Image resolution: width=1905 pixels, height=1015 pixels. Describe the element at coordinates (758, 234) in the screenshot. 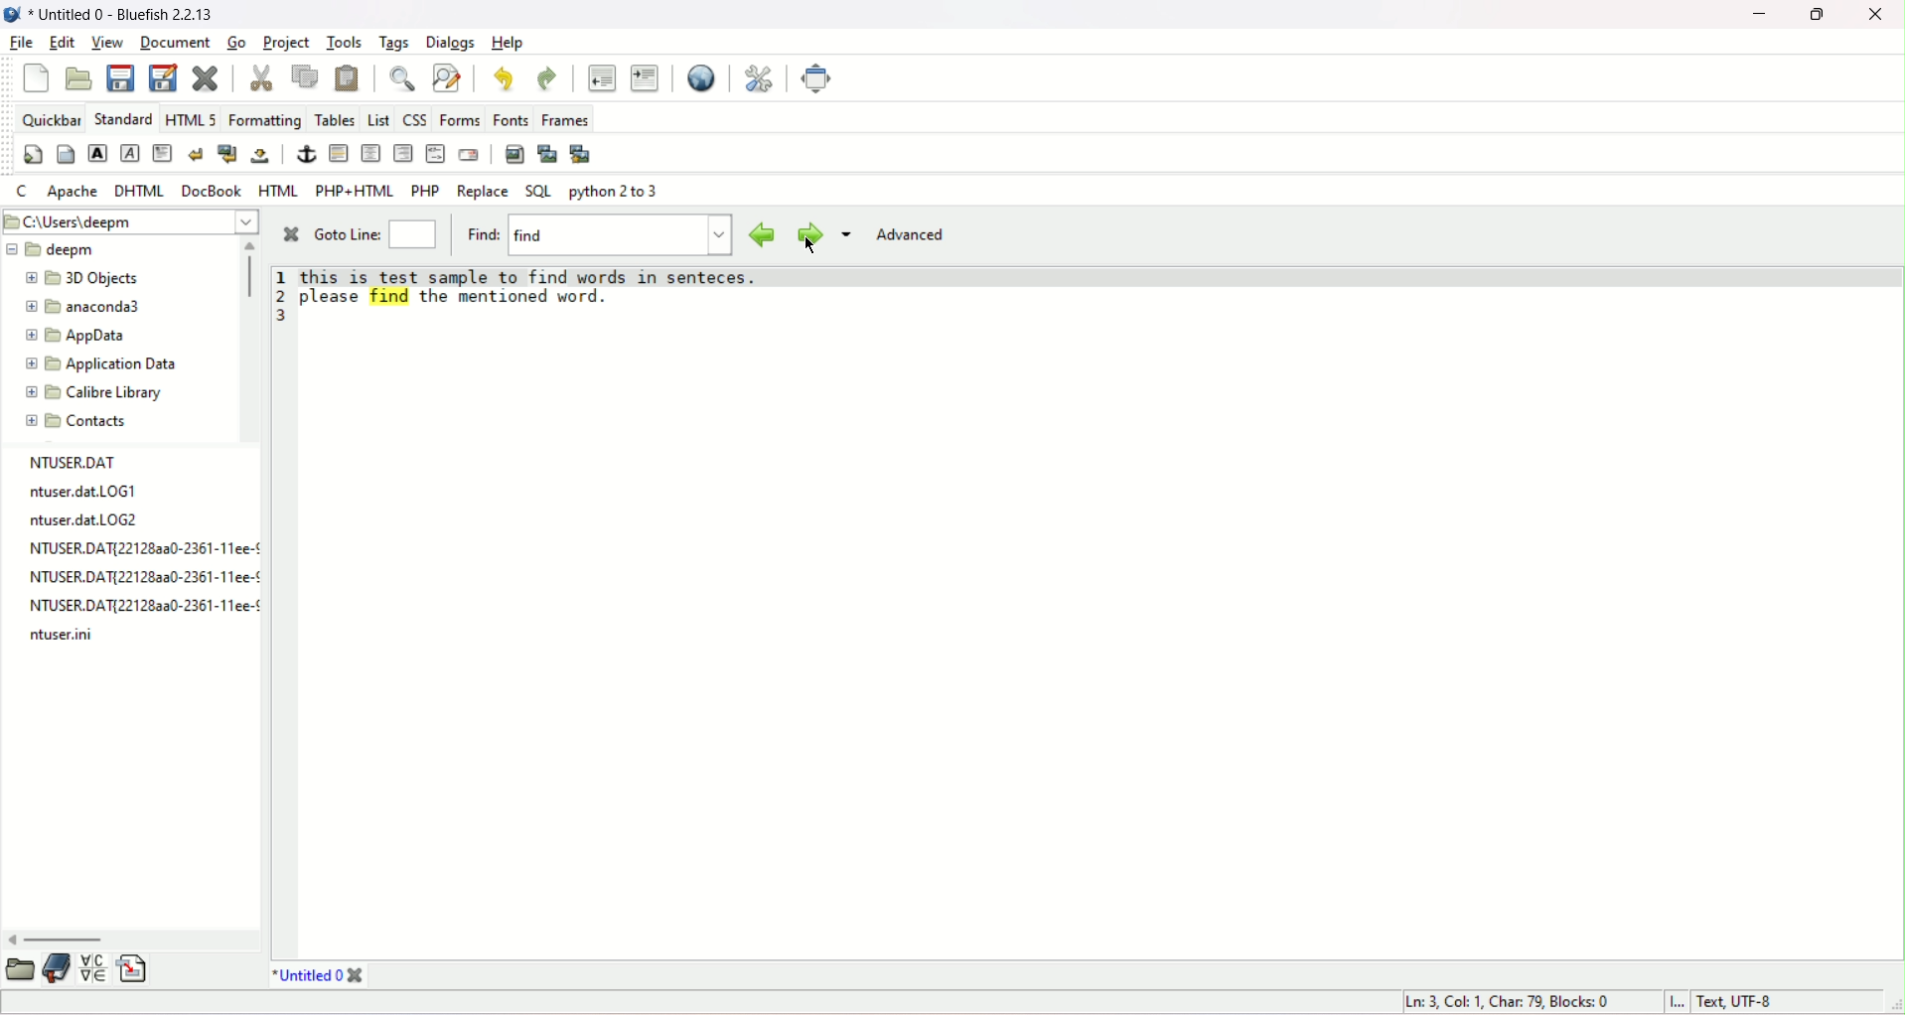

I see `previous` at that location.